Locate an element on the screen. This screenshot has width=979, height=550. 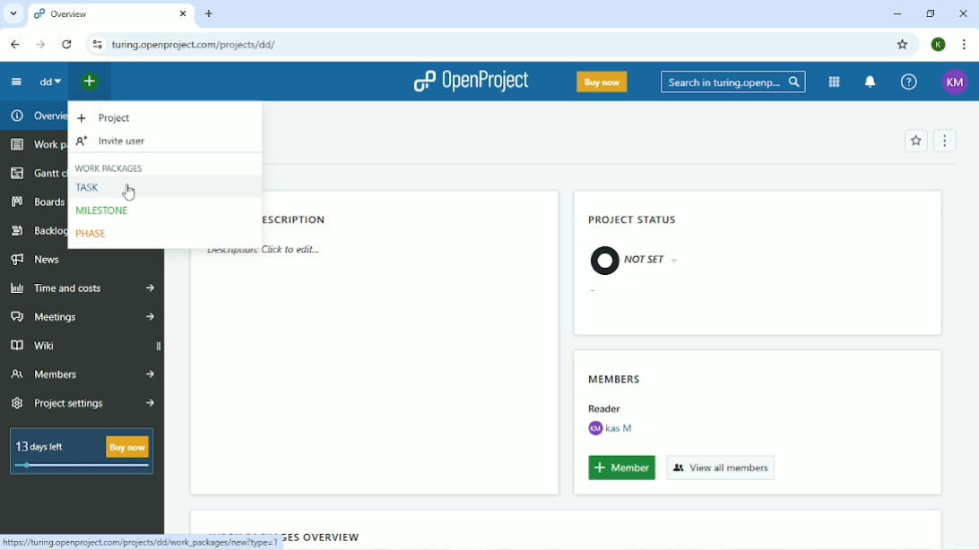
Not Set is located at coordinates (635, 259).